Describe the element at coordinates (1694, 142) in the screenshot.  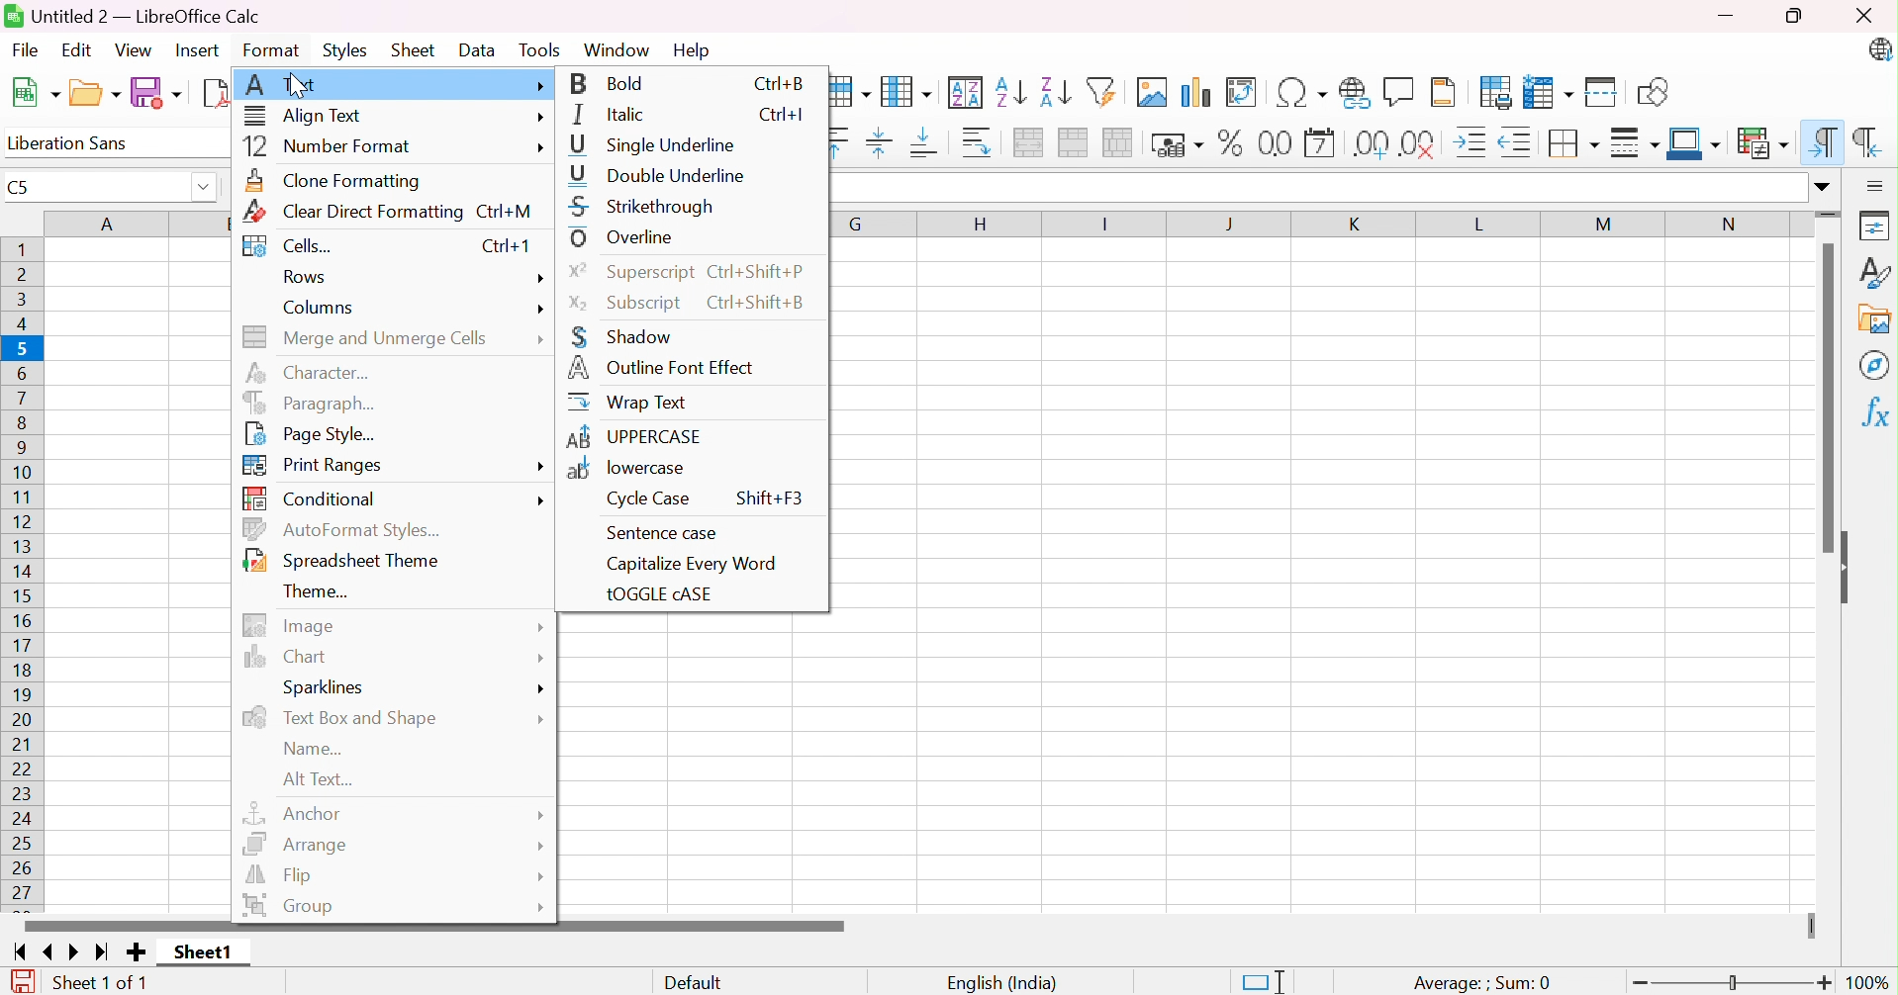
I see `Border Color` at that location.